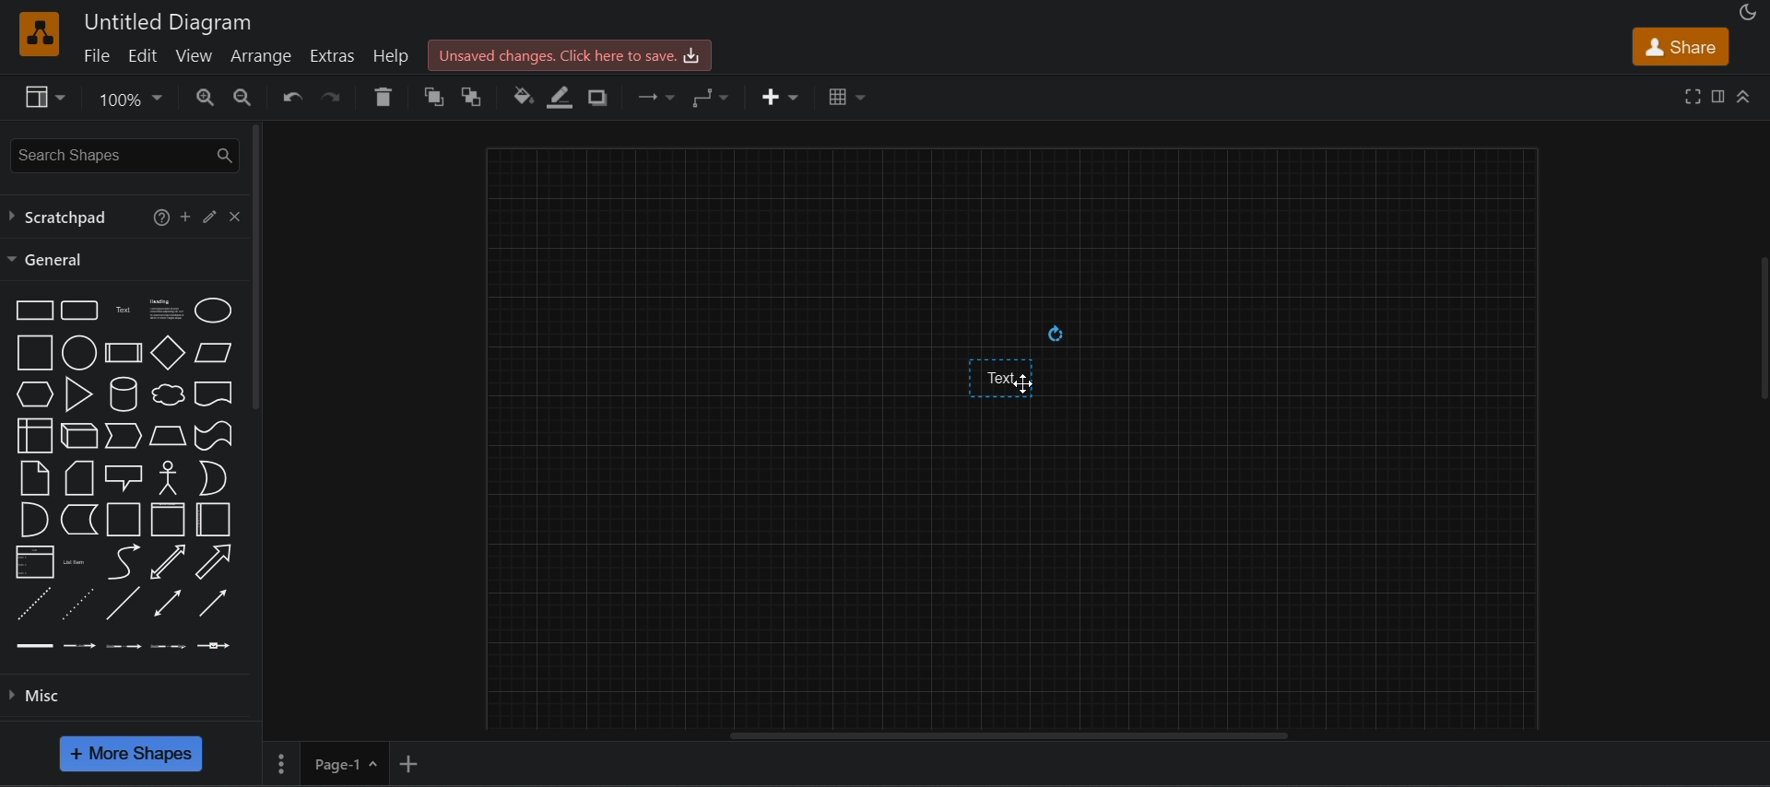  I want to click on Cylinder, so click(124, 394).